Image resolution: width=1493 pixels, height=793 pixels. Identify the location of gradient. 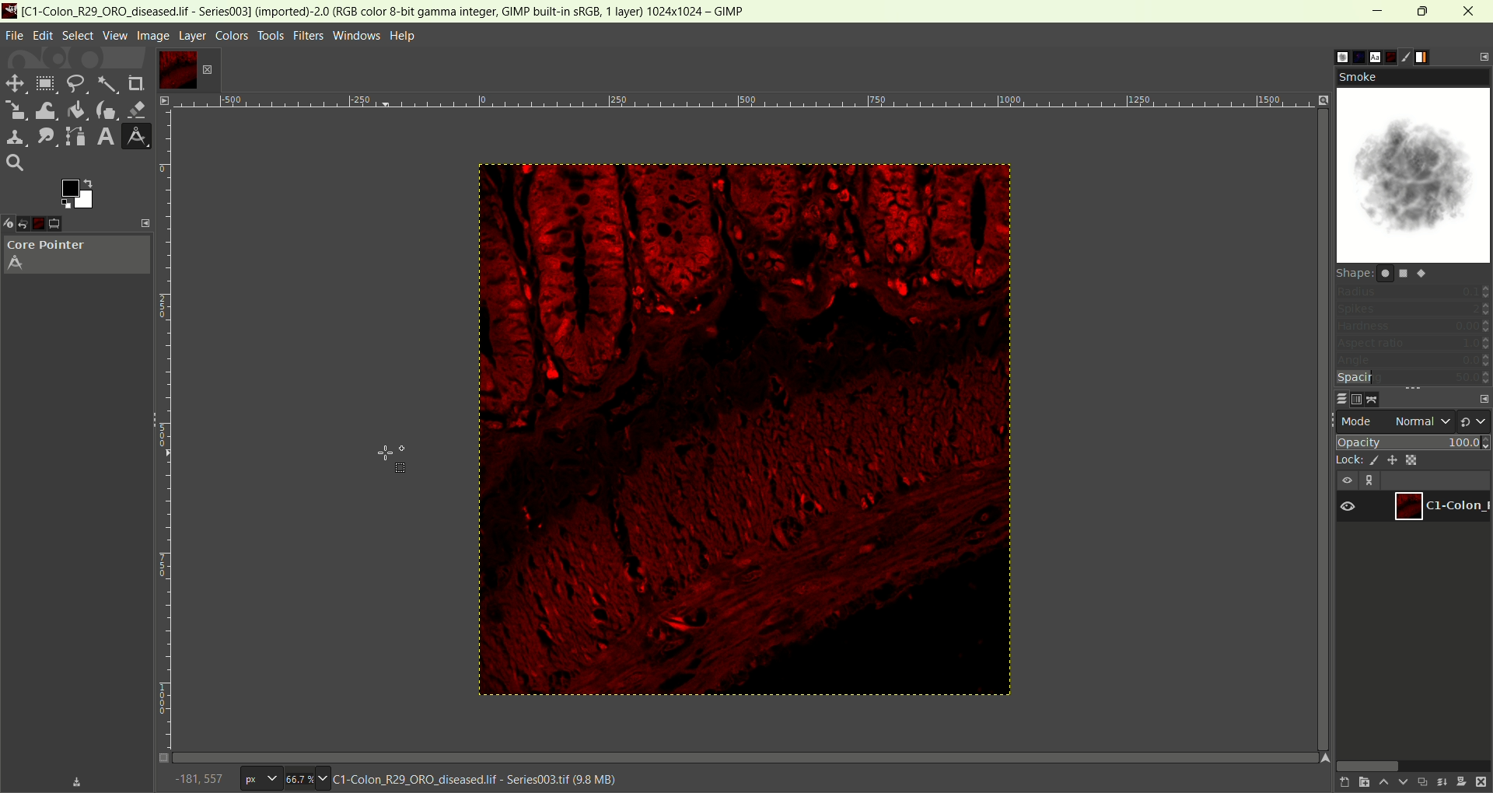
(1432, 56).